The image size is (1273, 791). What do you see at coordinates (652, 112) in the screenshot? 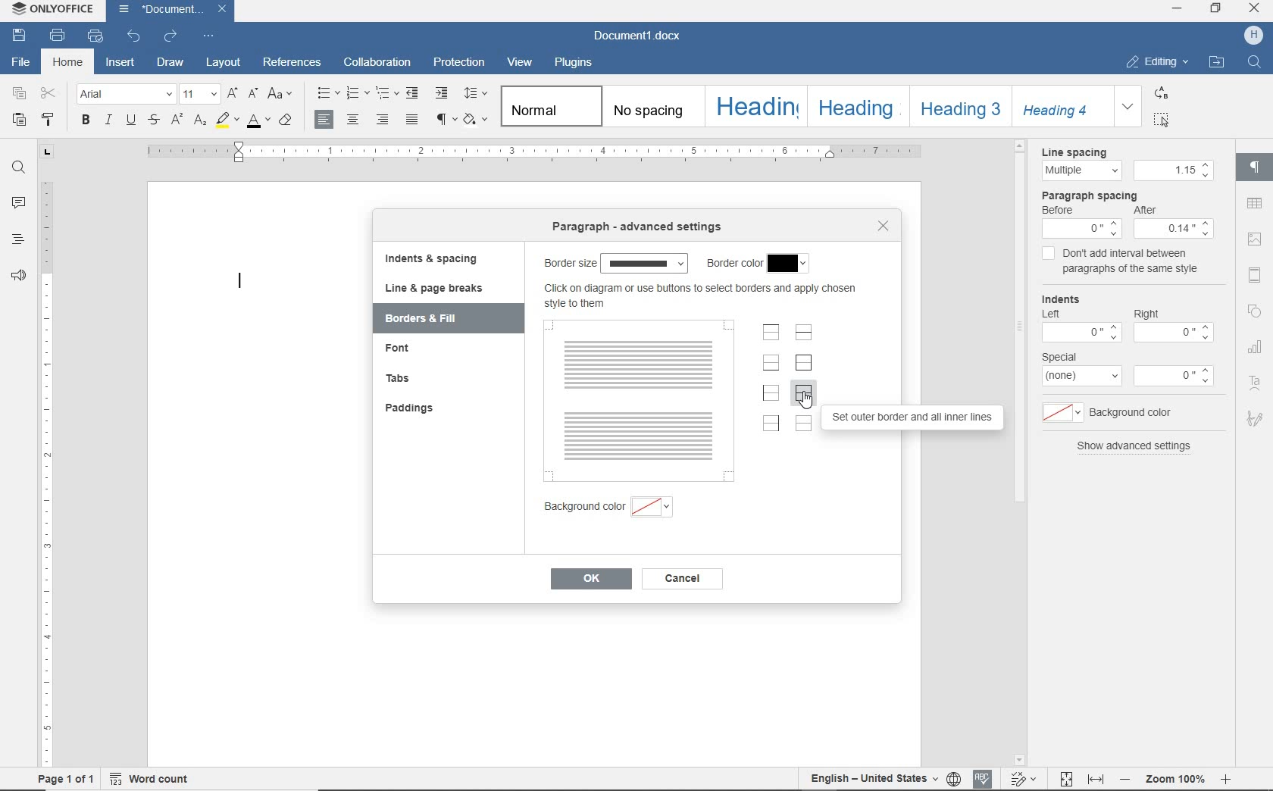
I see `no spacing` at bounding box center [652, 112].